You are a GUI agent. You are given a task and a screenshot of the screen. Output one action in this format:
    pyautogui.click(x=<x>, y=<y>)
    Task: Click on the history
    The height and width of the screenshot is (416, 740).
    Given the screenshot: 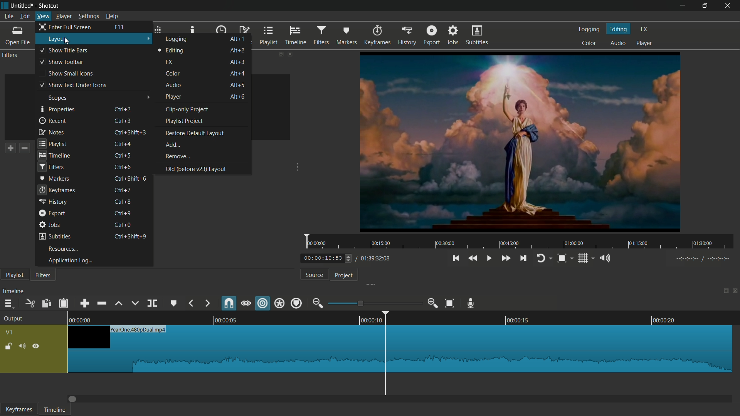 What is the action you would take?
    pyautogui.click(x=53, y=202)
    